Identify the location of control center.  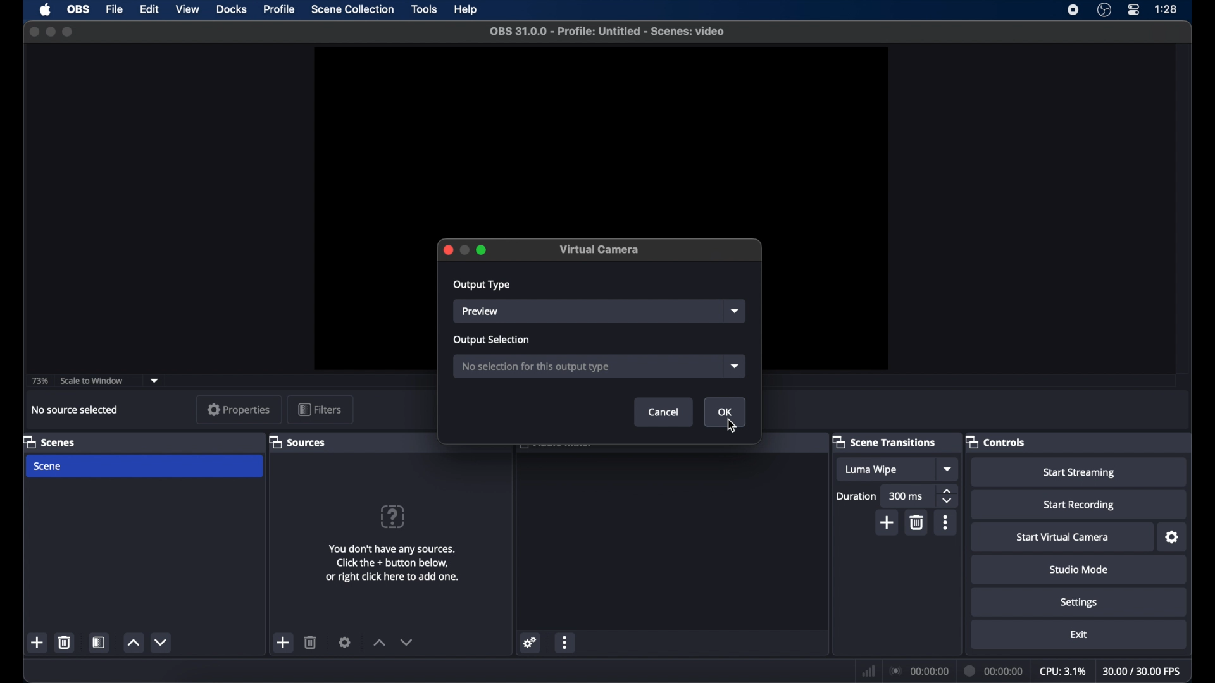
(1134, 10).